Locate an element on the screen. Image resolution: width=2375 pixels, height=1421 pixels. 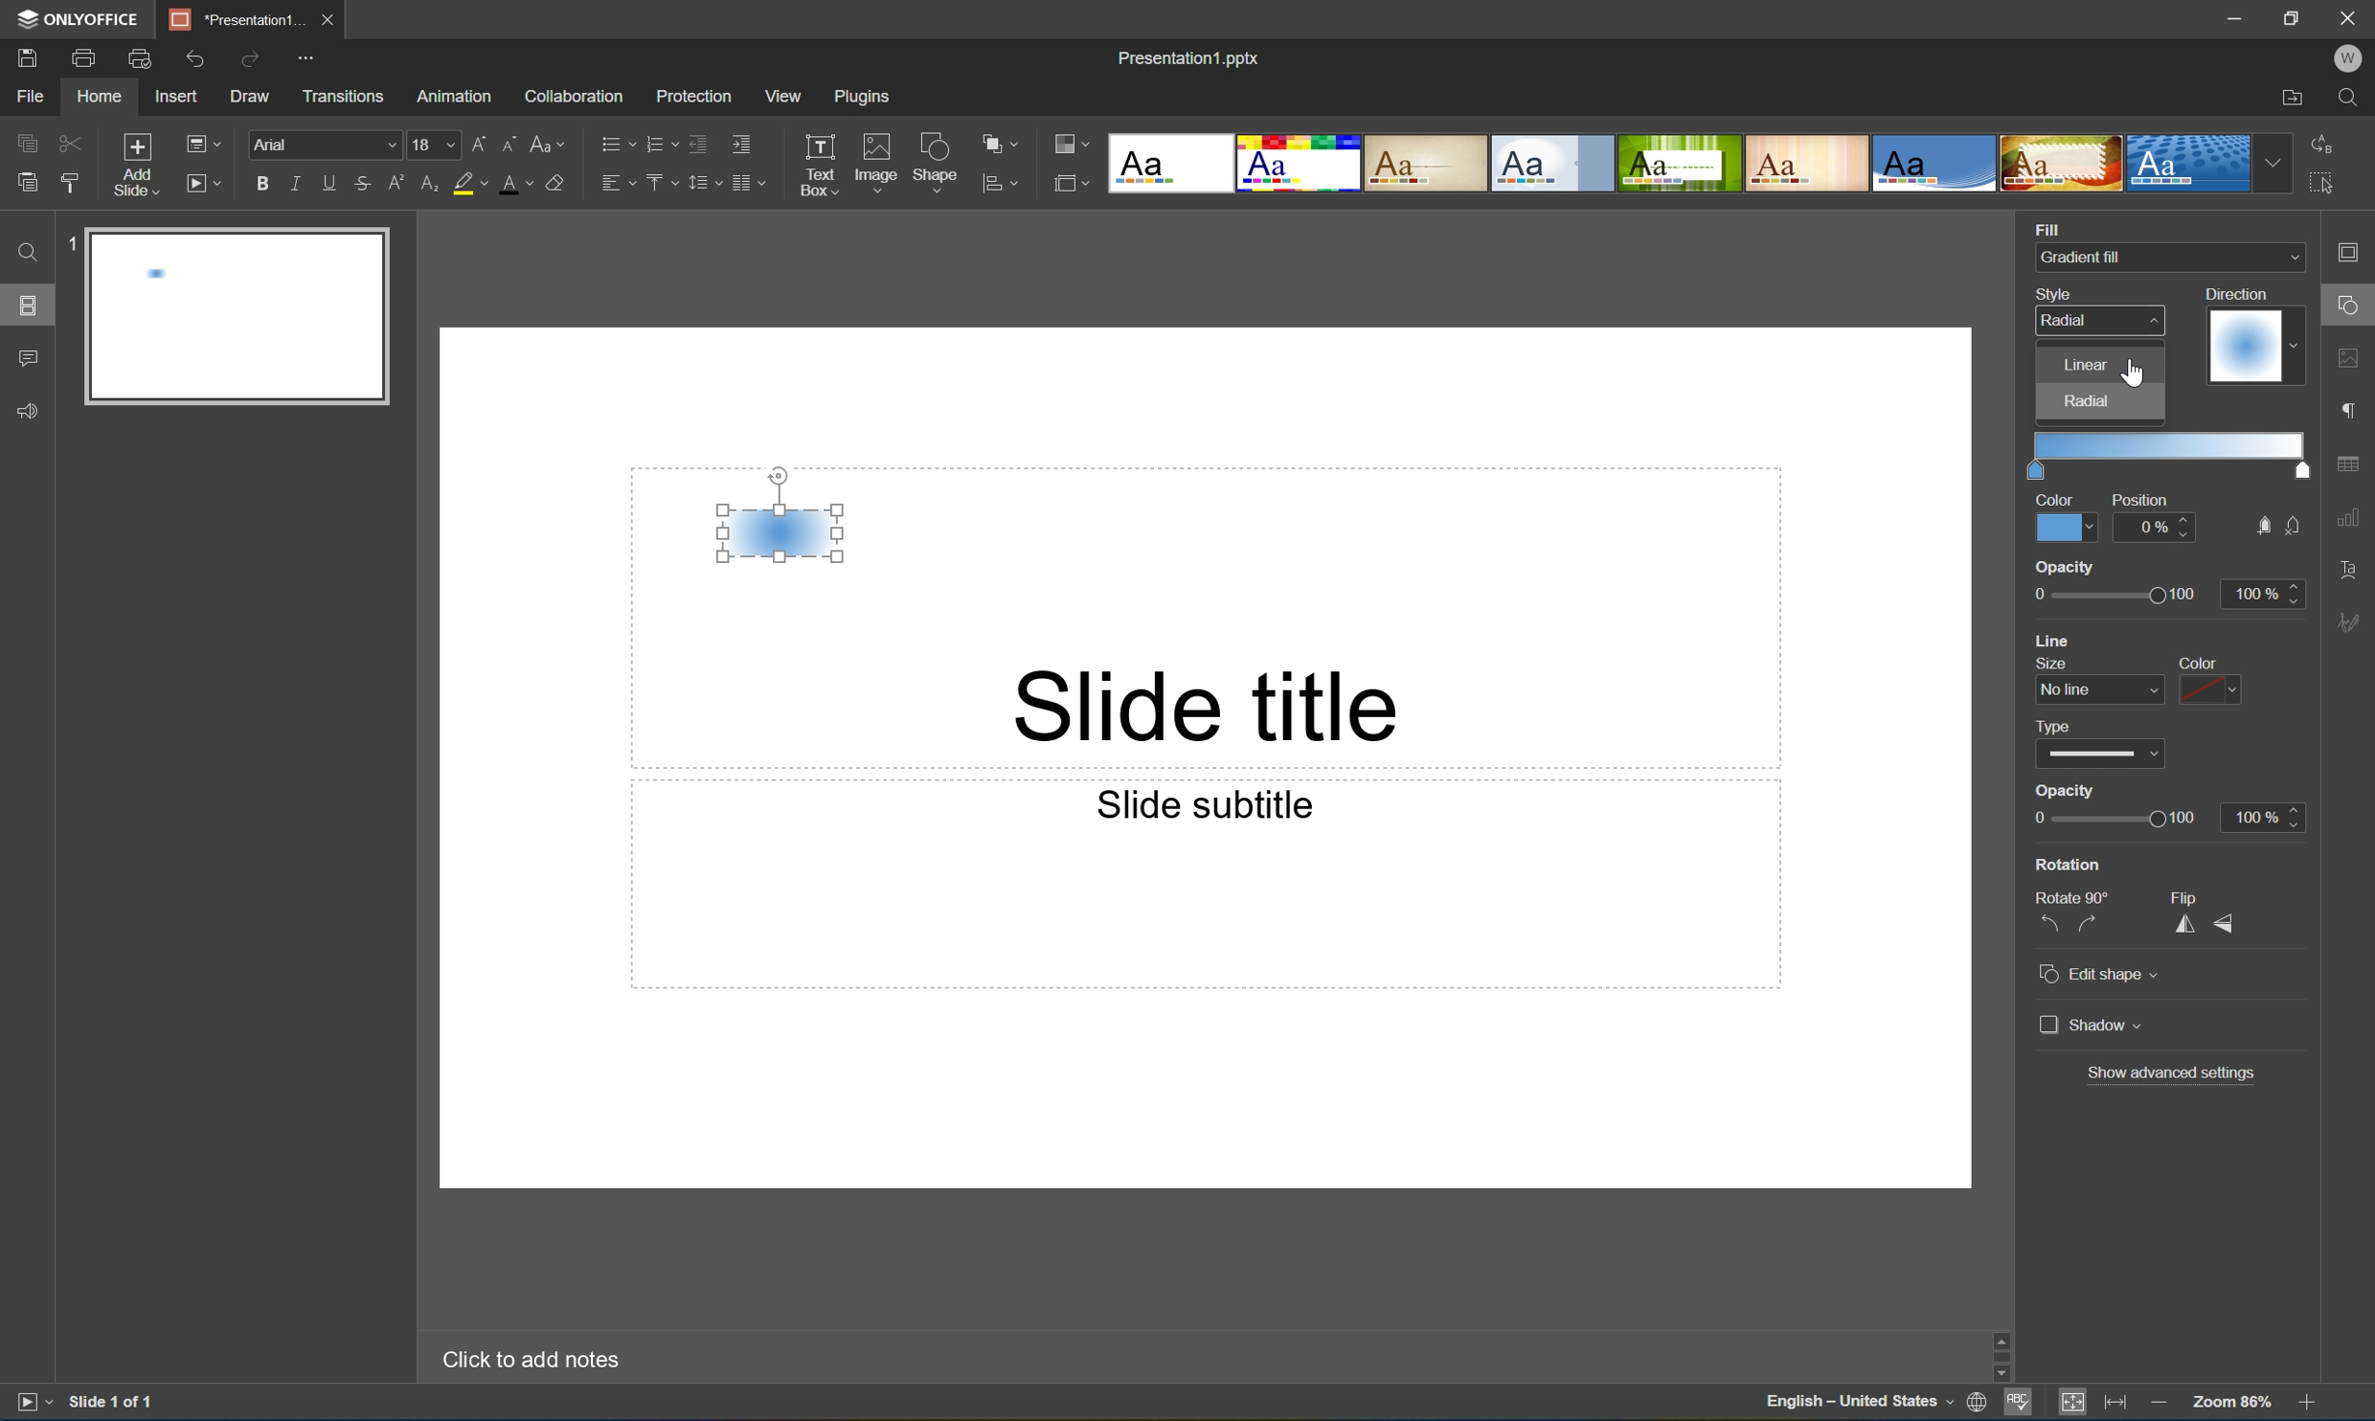
opacity slider is located at coordinates (2105, 595).